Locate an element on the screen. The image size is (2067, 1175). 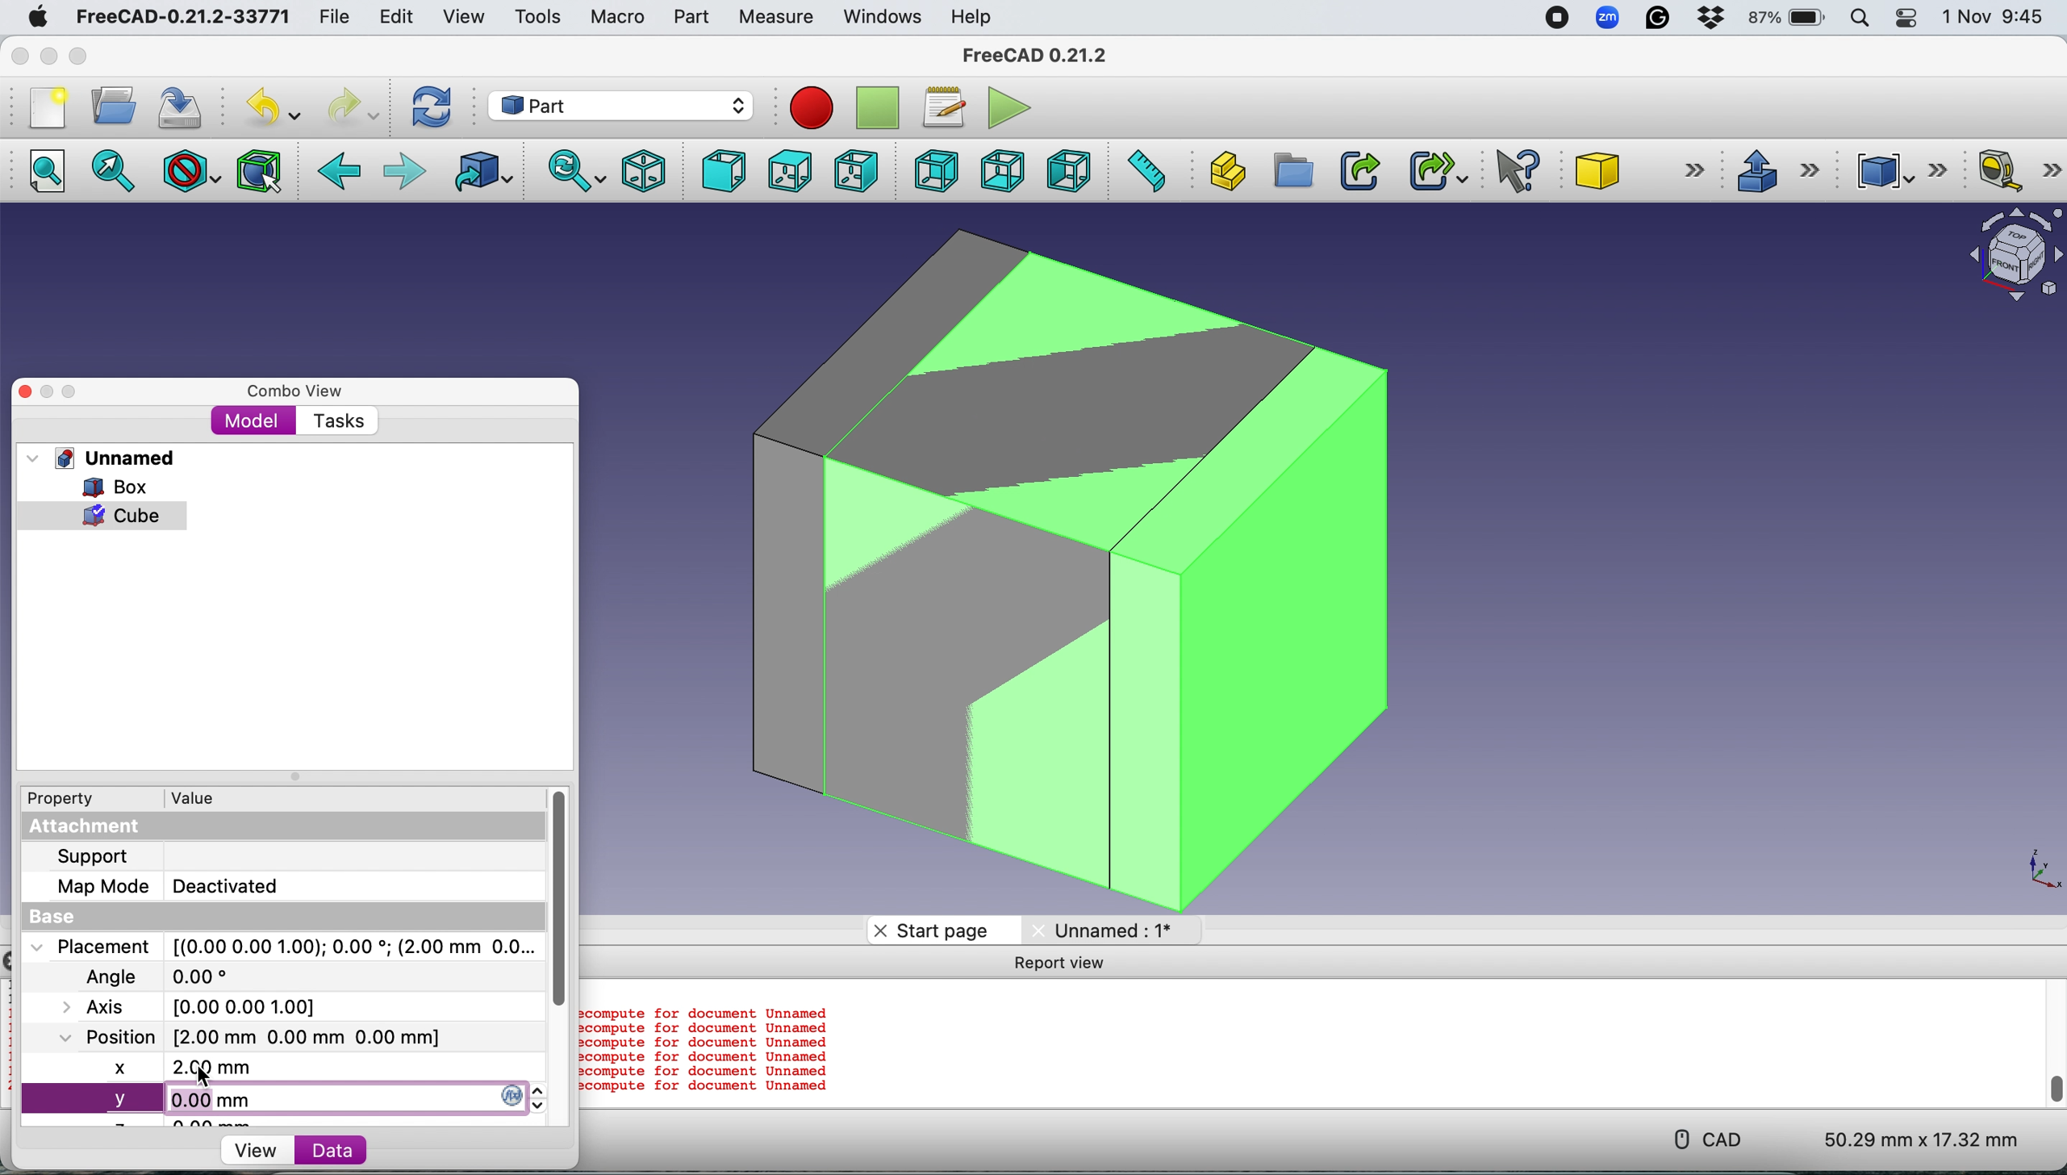
Redo is located at coordinates (350, 108).